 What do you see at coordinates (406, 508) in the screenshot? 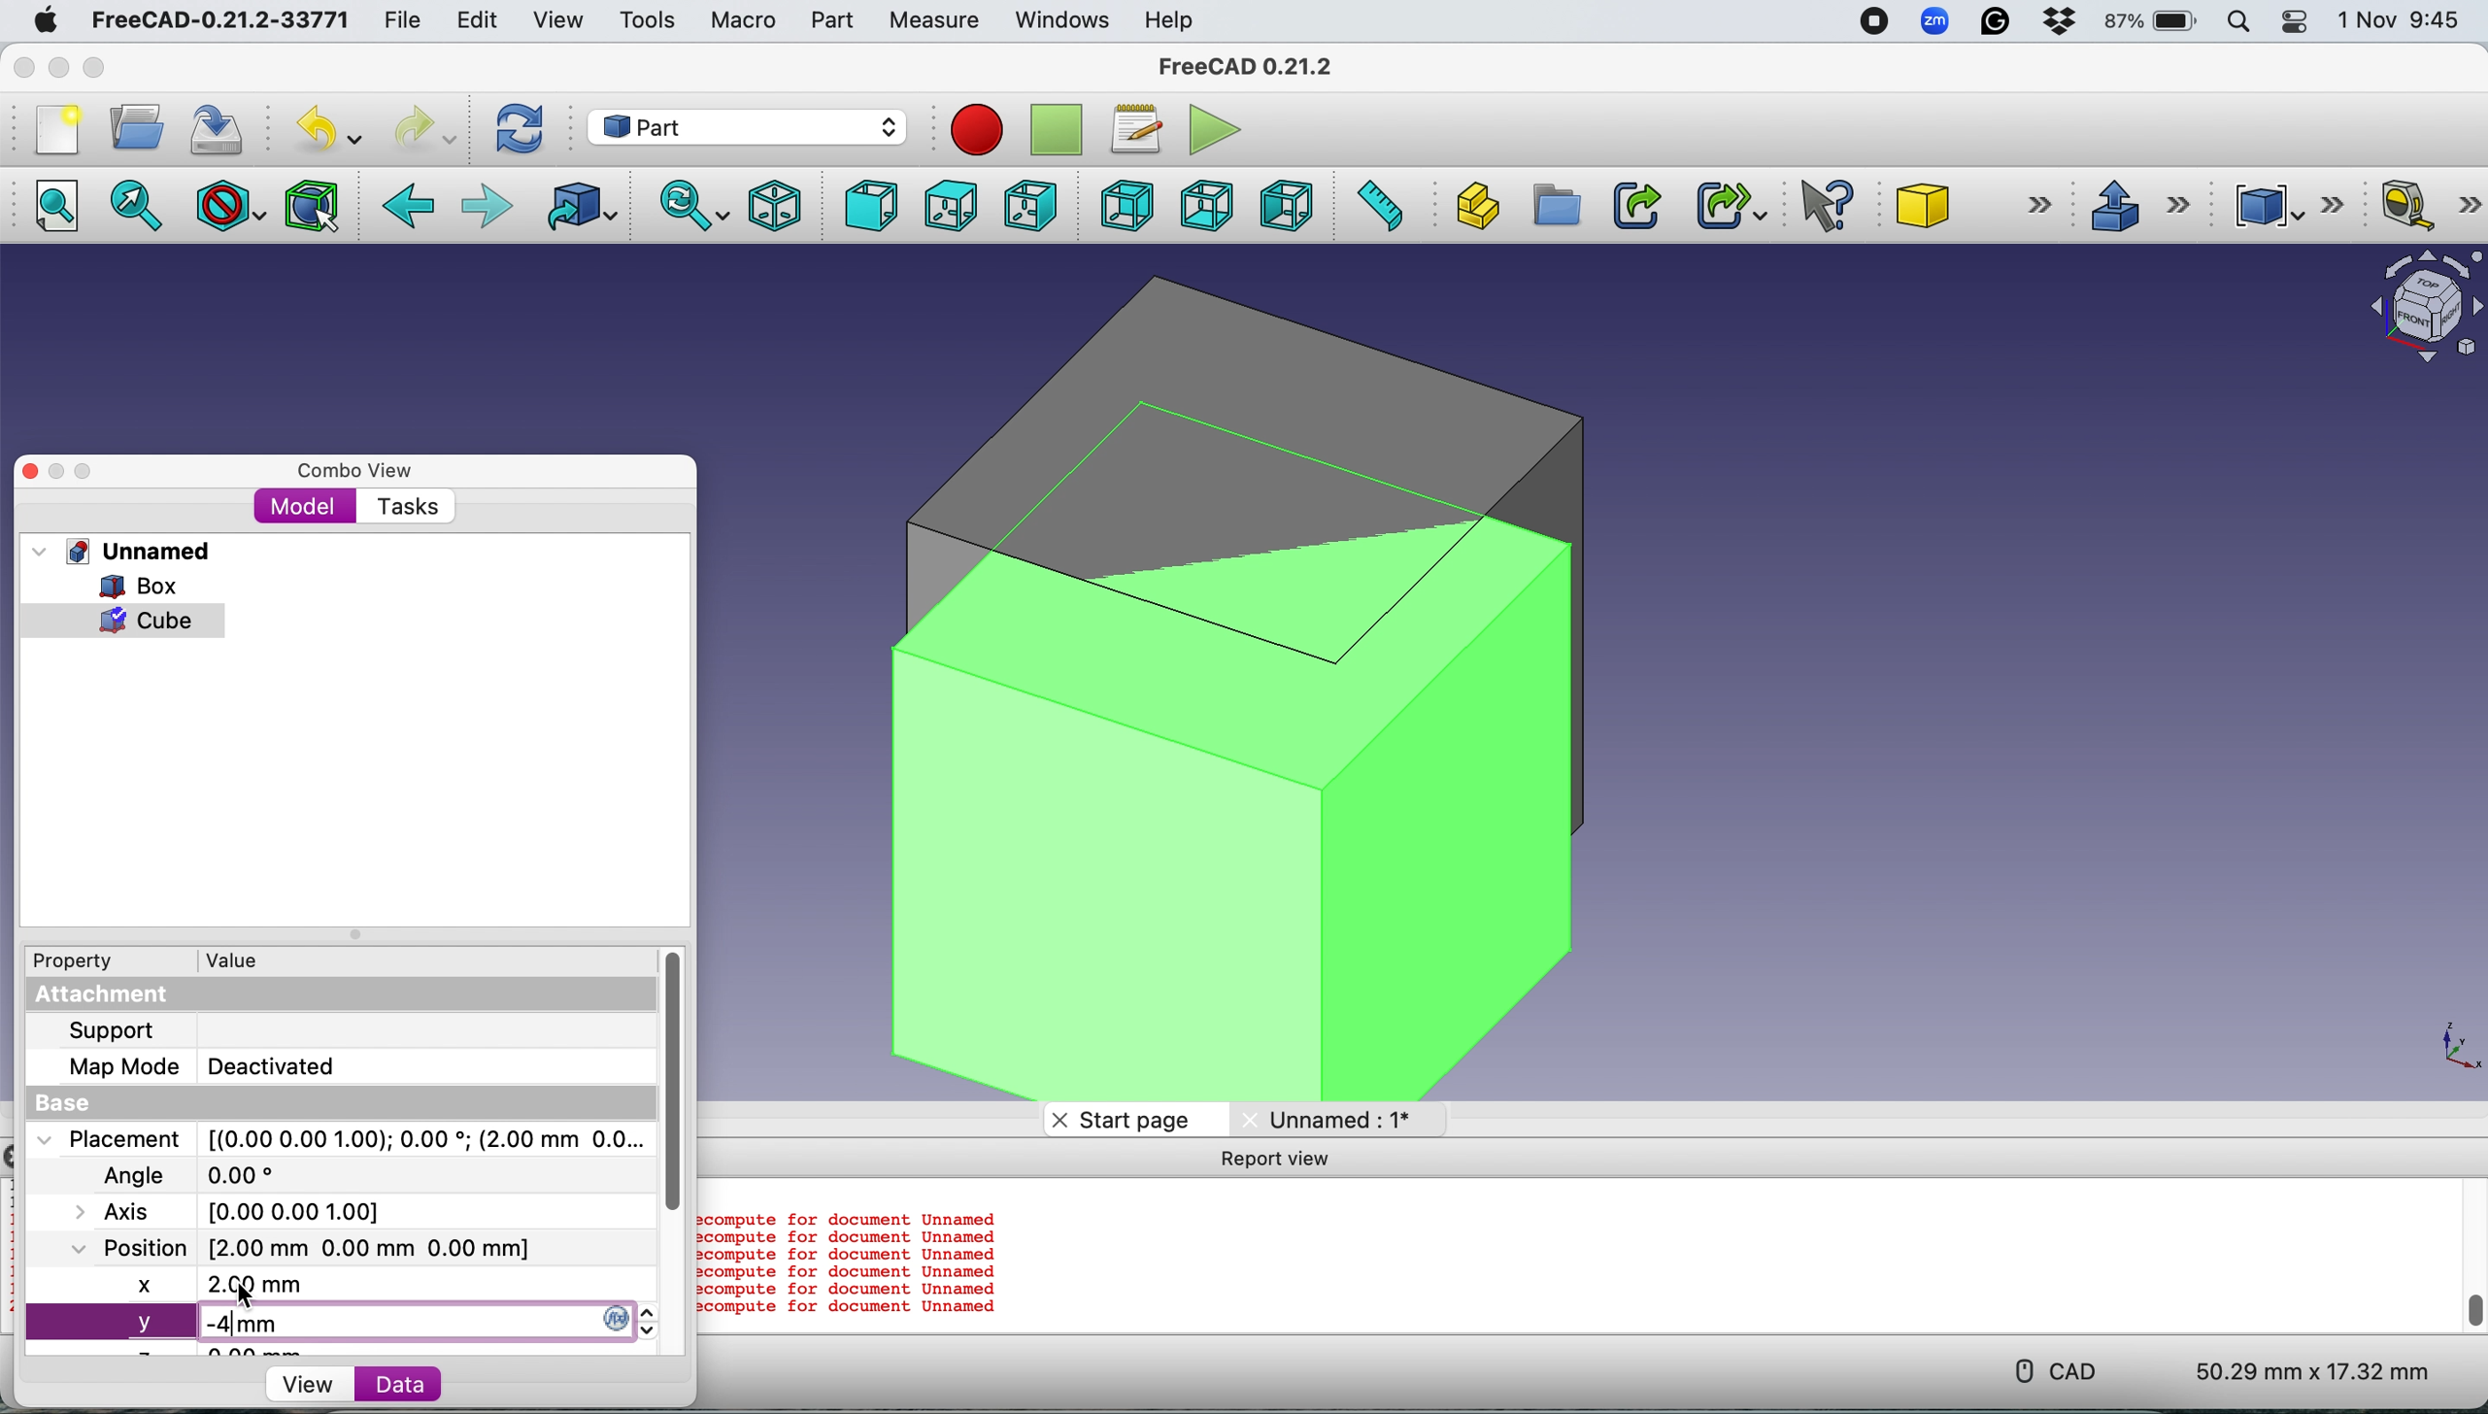
I see `Tasks` at bounding box center [406, 508].